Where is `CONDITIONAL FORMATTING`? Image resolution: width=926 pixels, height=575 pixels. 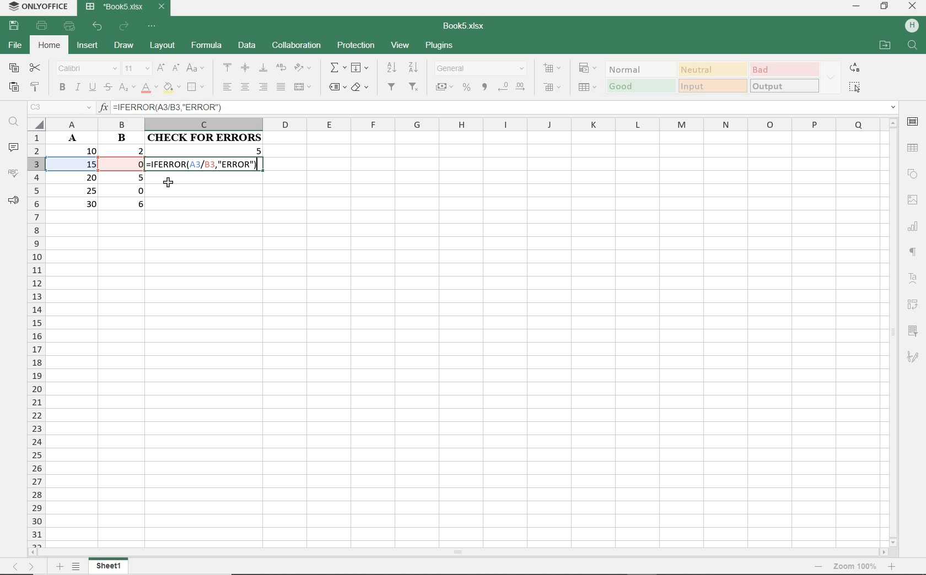
CONDITIONAL FORMATTING is located at coordinates (588, 69).